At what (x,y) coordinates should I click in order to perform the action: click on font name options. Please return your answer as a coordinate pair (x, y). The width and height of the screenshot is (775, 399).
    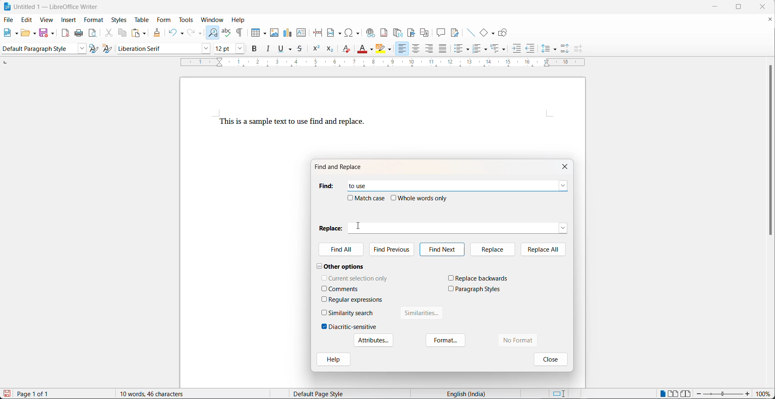
    Looking at the image, I should click on (204, 49).